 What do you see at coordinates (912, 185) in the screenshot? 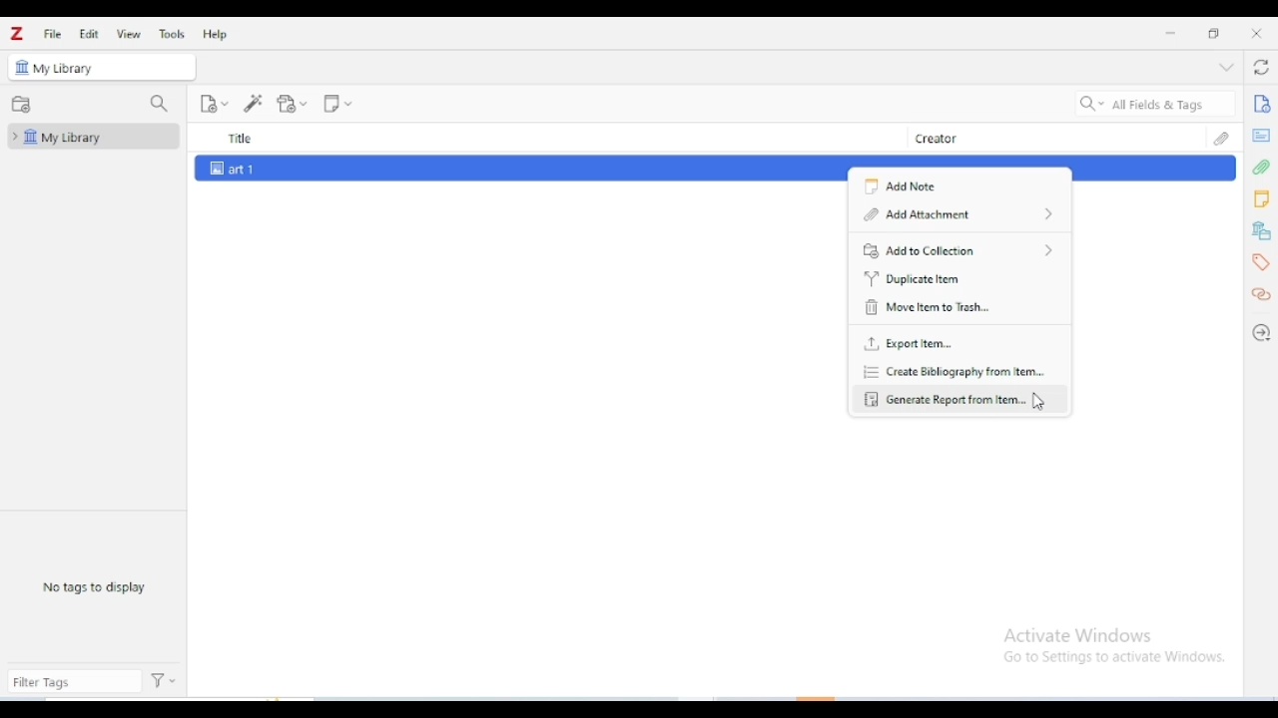
I see `add note` at bounding box center [912, 185].